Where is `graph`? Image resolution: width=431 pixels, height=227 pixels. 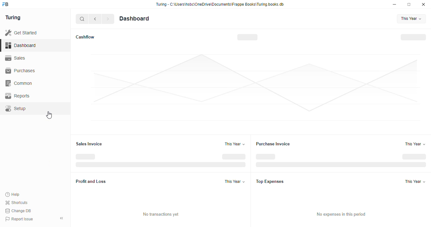
graph is located at coordinates (255, 87).